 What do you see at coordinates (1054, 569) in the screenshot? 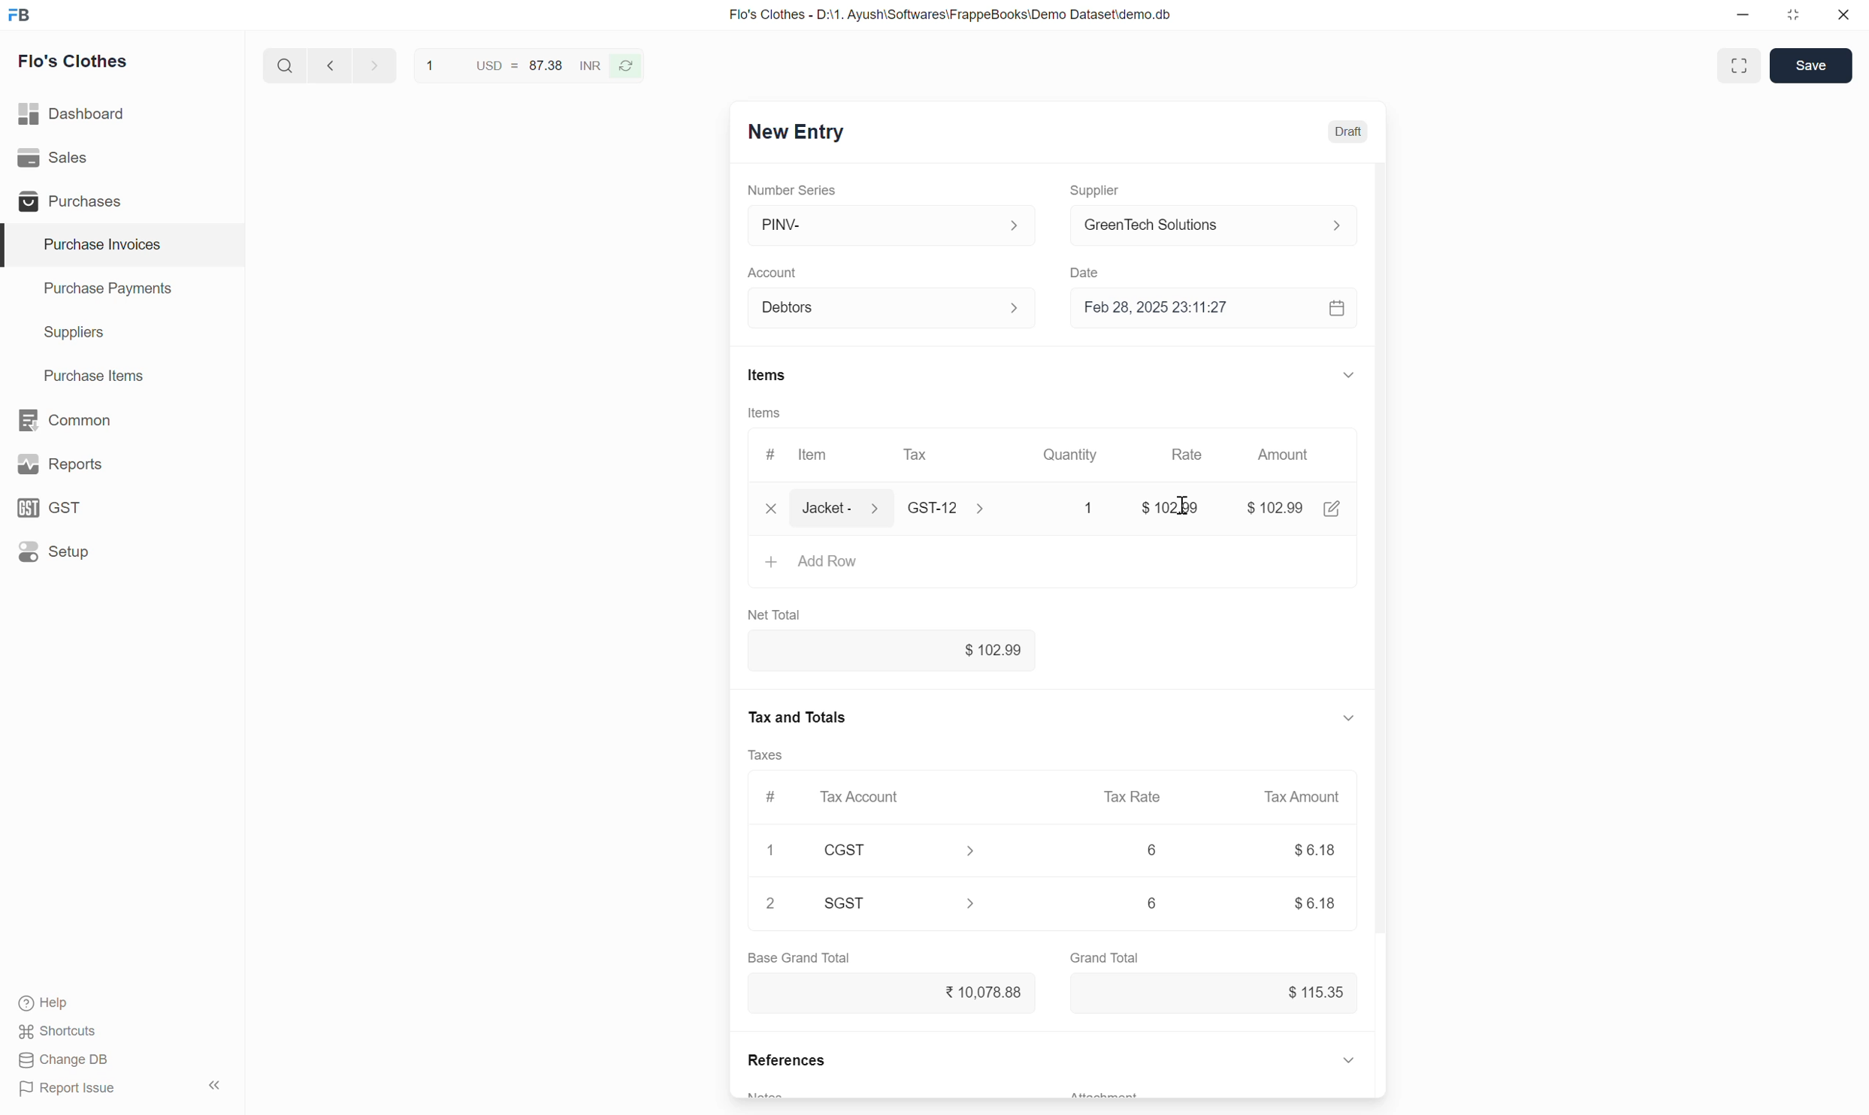
I see `Add Row` at bounding box center [1054, 569].